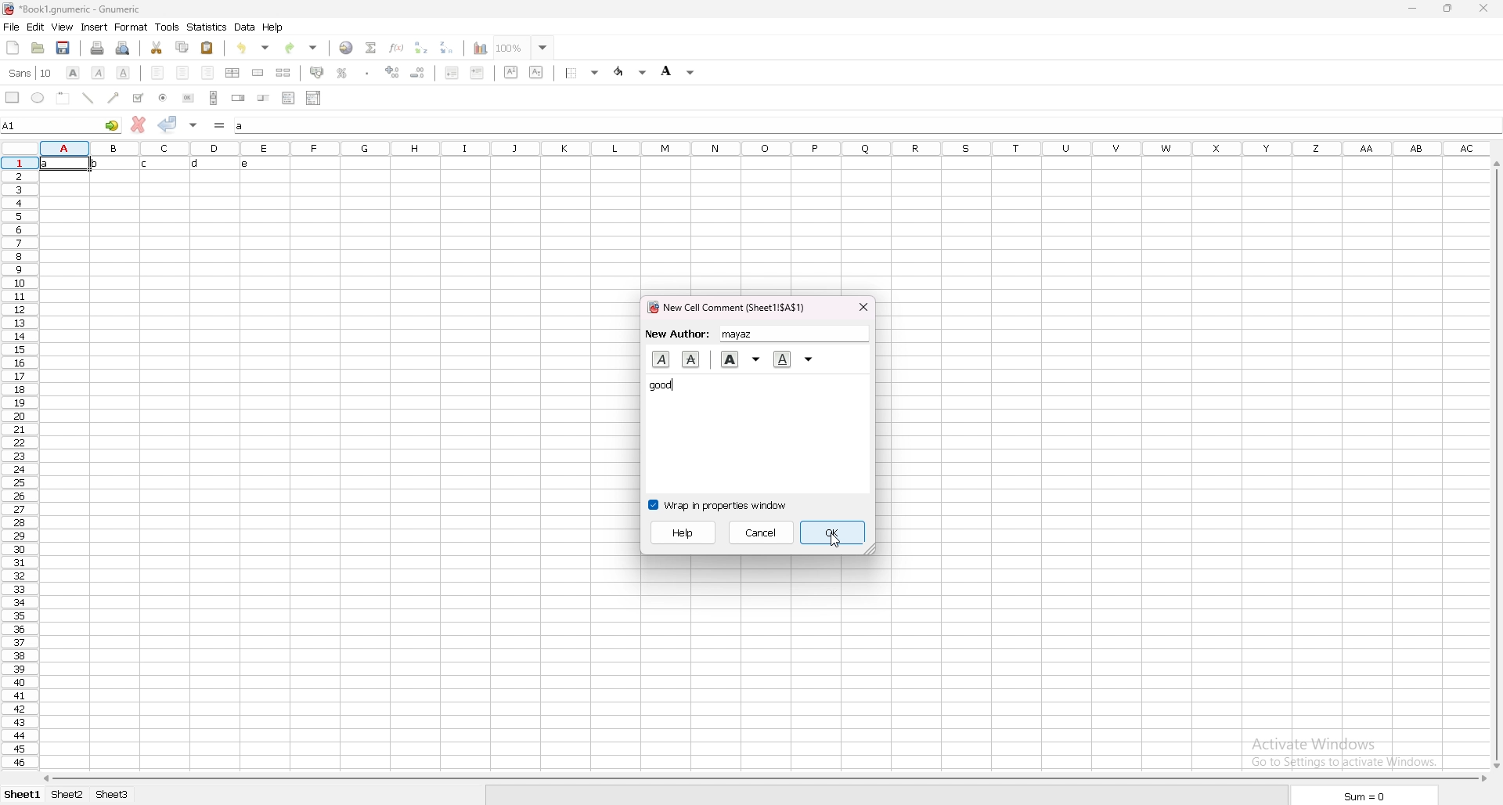 The width and height of the screenshot is (1503, 805). I want to click on accept change, so click(168, 124).